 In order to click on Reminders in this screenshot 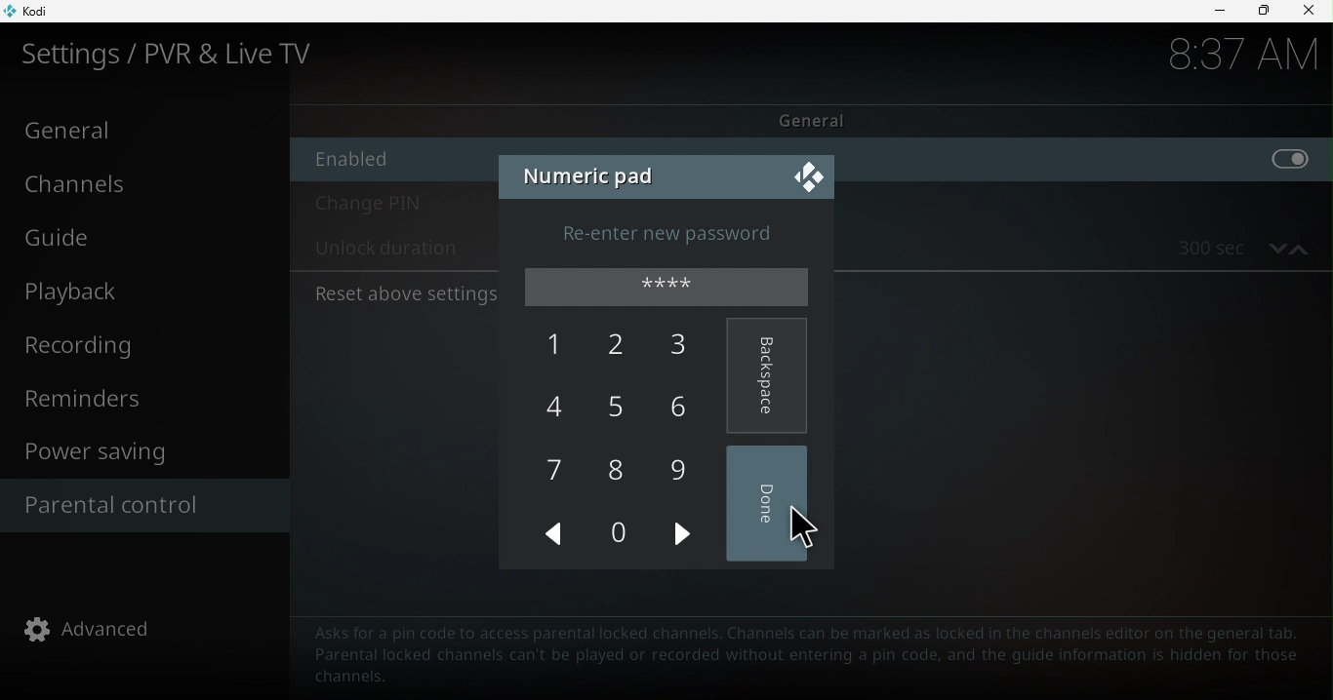, I will do `click(148, 402)`.